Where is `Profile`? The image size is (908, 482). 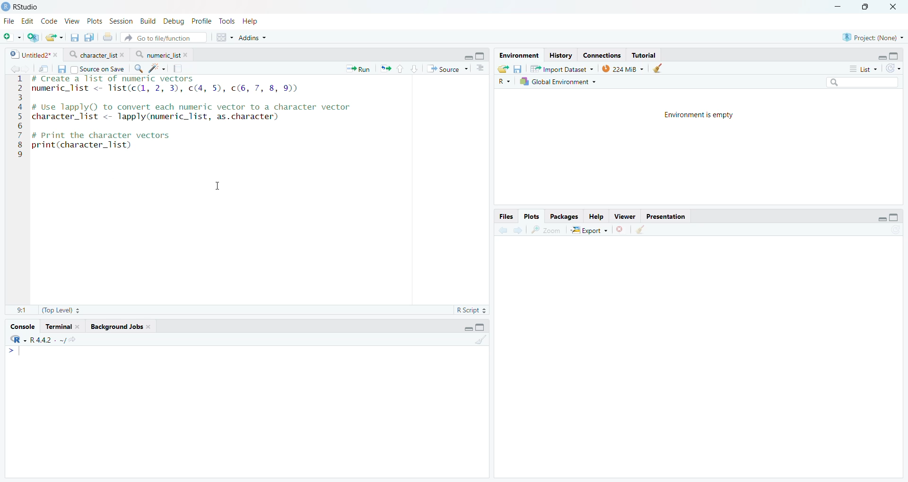
Profile is located at coordinates (201, 21).